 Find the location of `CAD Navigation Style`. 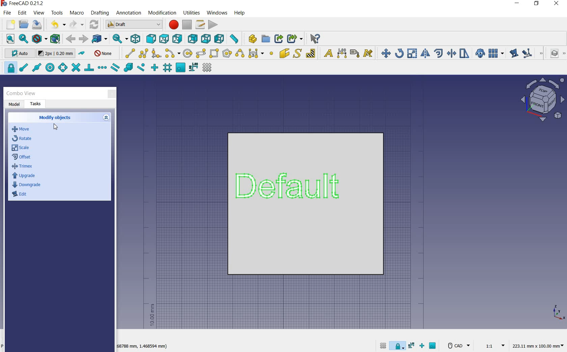

CAD Navigation Style is located at coordinates (458, 346).